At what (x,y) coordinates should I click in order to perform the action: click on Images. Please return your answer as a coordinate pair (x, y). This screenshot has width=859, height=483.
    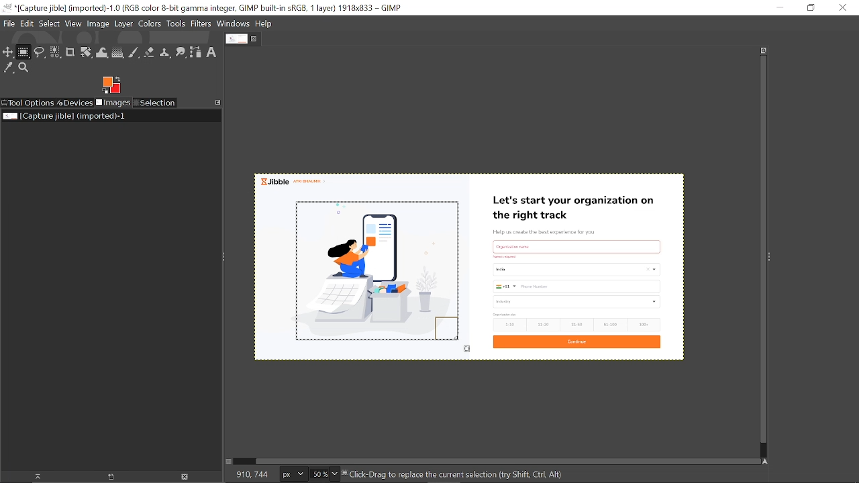
    Looking at the image, I should click on (113, 103).